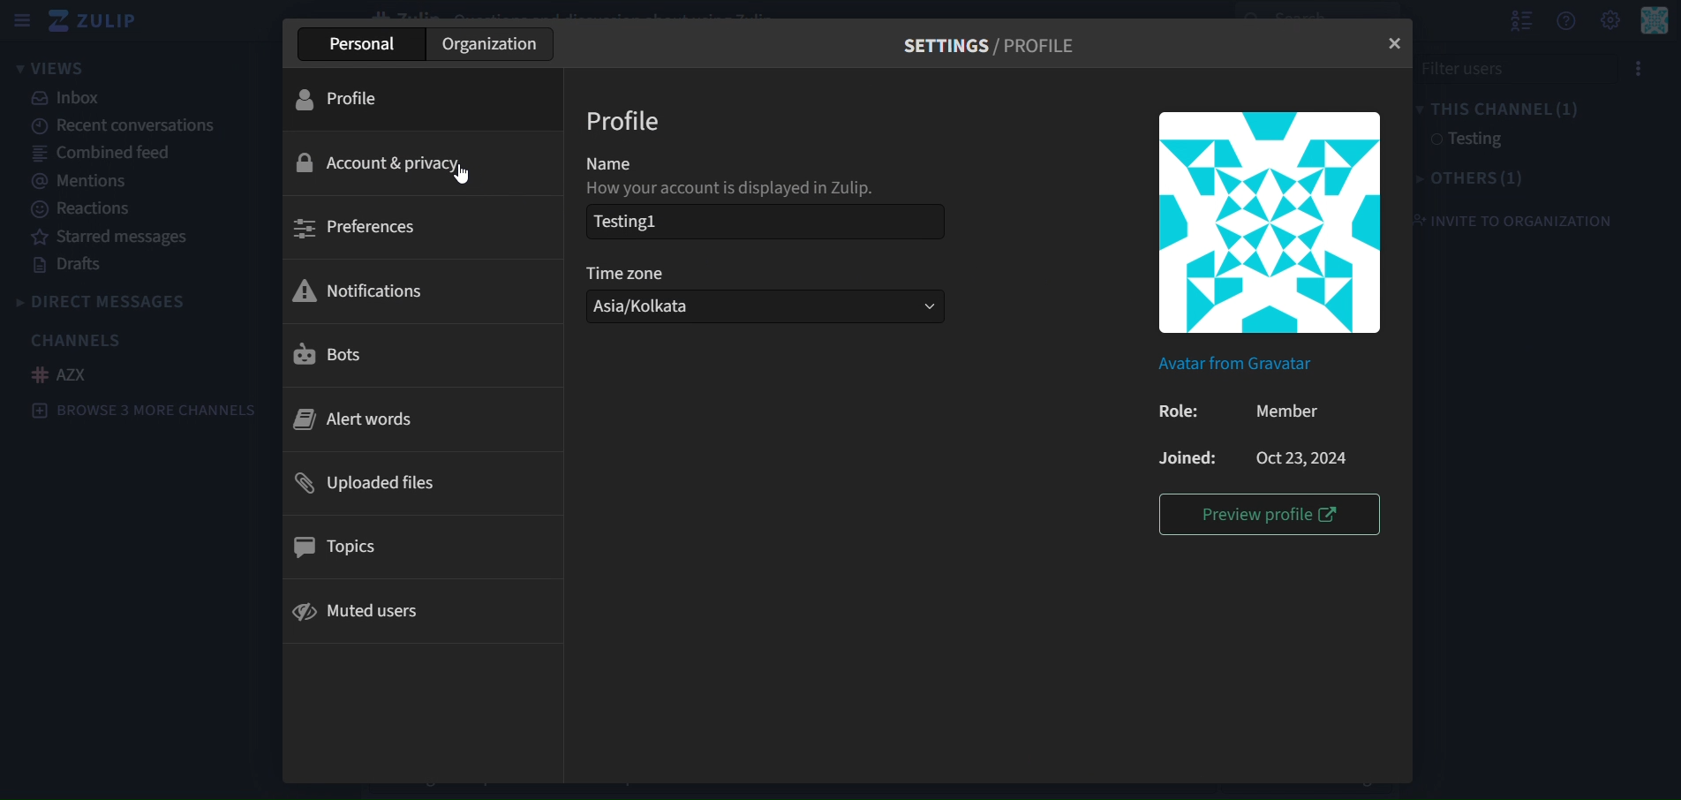 This screenshot has width=1681, height=800. What do you see at coordinates (131, 126) in the screenshot?
I see `recent conversation` at bounding box center [131, 126].